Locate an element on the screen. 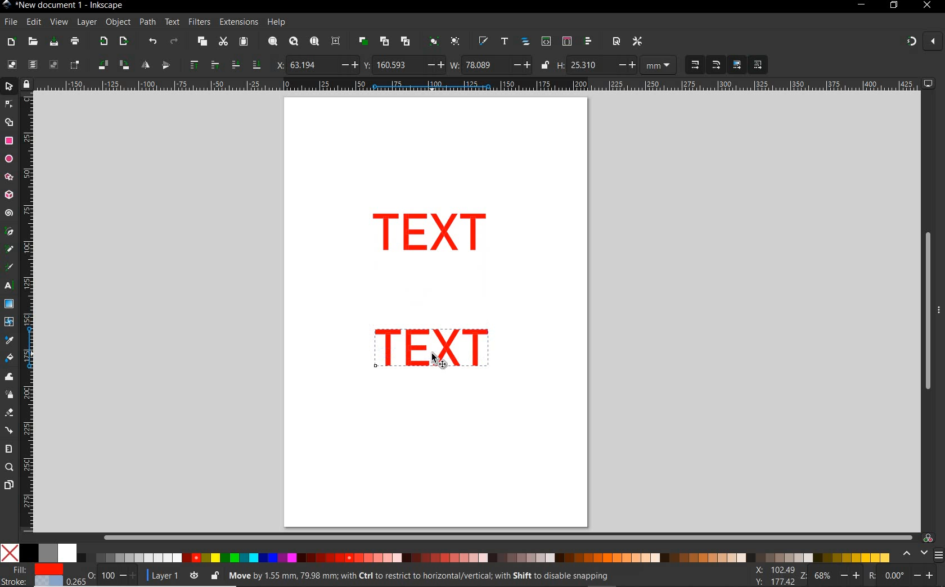  tweak tool is located at coordinates (9, 377).